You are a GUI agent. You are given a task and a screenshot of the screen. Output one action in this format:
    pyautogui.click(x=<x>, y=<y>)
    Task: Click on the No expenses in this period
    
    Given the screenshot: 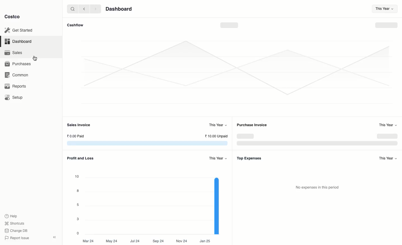 What is the action you would take?
    pyautogui.click(x=318, y=187)
    